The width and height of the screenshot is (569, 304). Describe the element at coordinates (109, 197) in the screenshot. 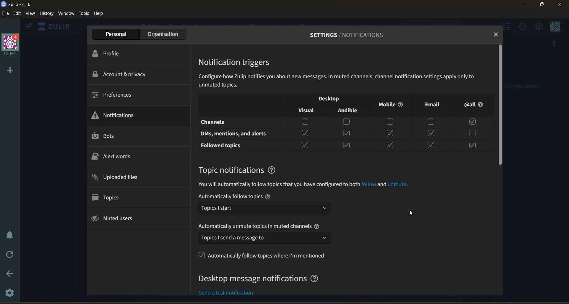

I see `topics` at that location.